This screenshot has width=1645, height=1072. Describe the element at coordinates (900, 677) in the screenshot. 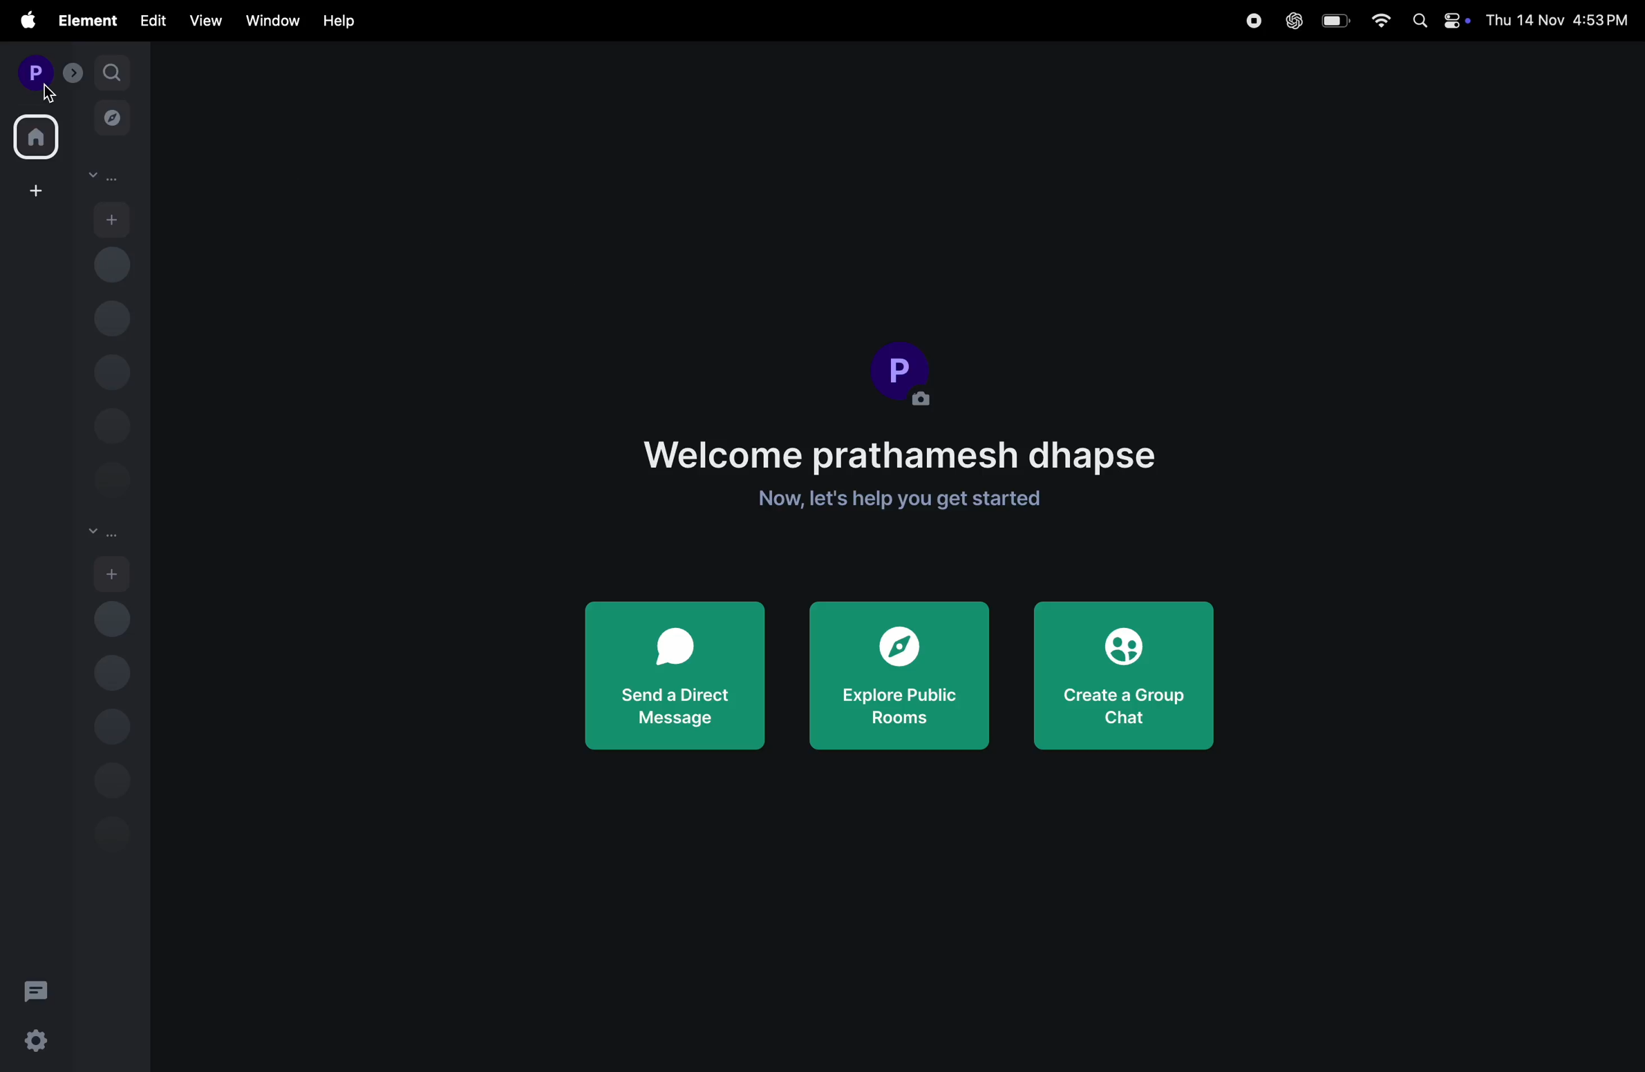

I see `explore public room` at that location.